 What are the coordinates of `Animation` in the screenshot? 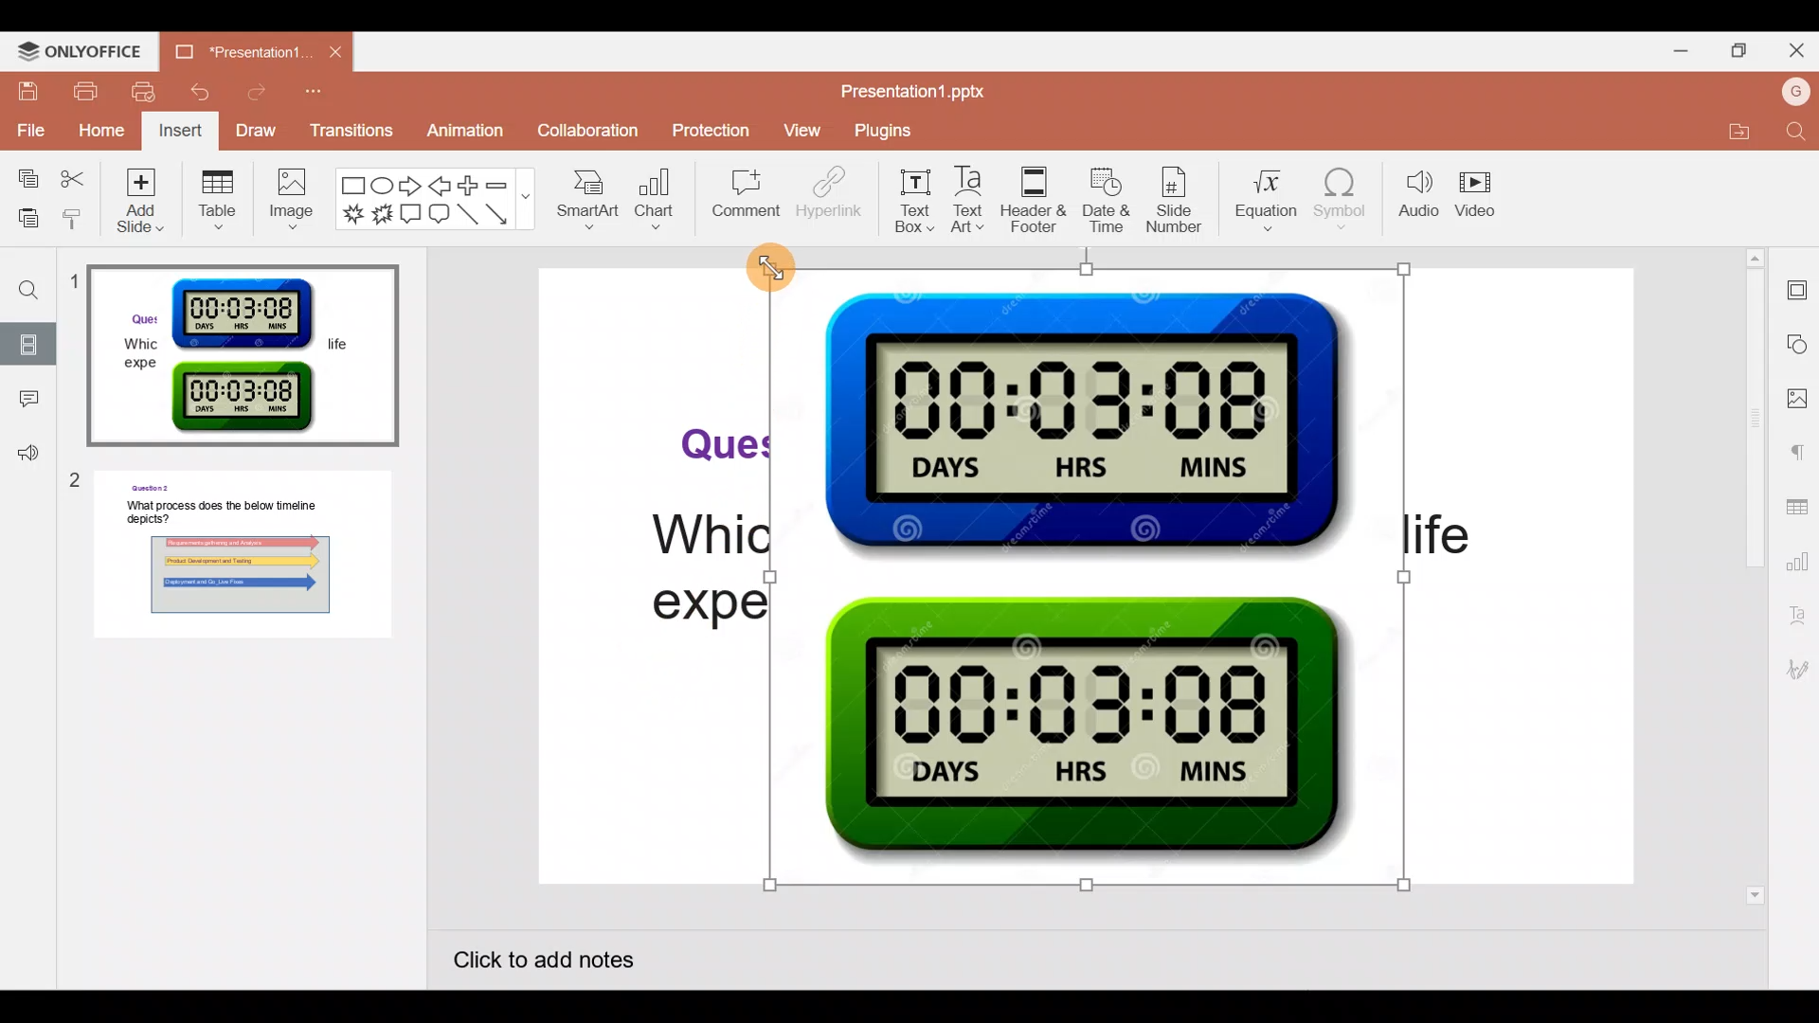 It's located at (456, 129).